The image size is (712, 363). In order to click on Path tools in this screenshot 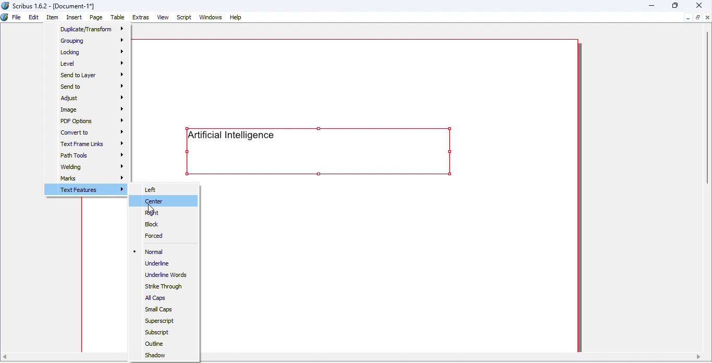, I will do `click(94, 155)`.